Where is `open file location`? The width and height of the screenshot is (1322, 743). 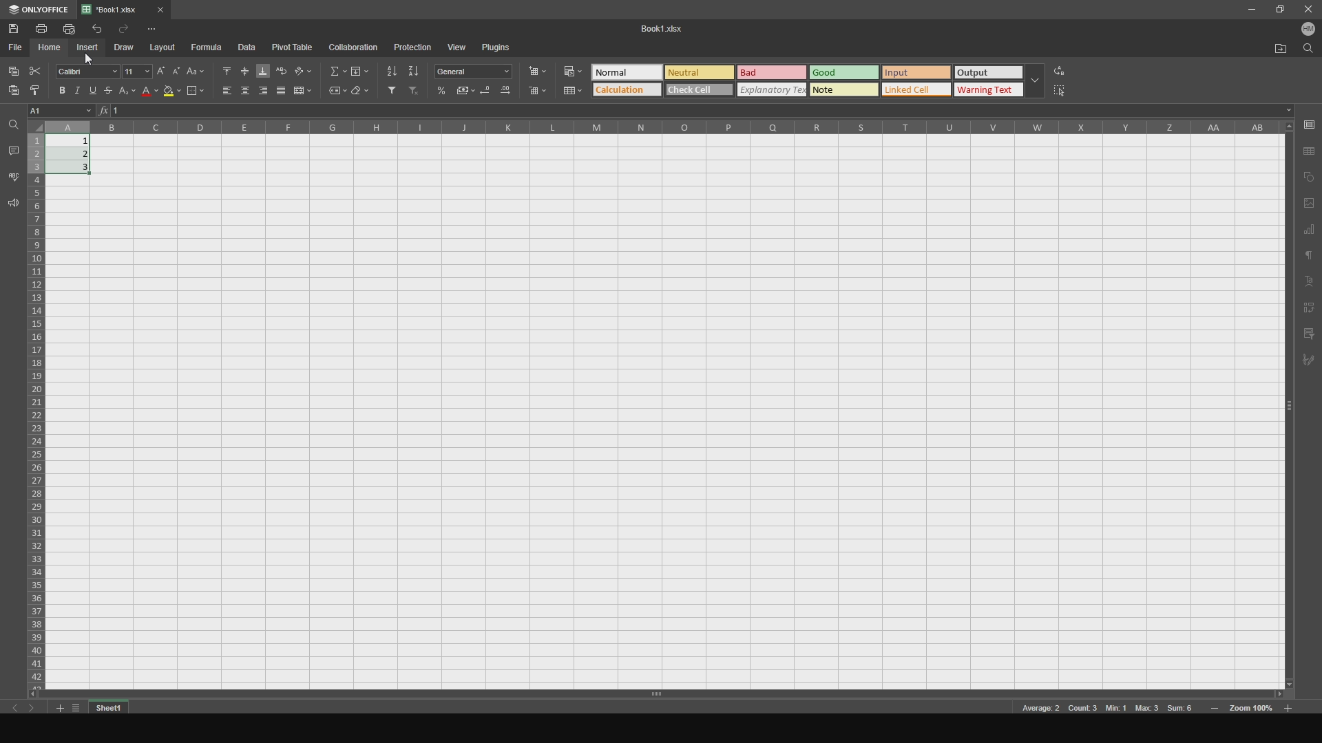
open file location is located at coordinates (1276, 47).